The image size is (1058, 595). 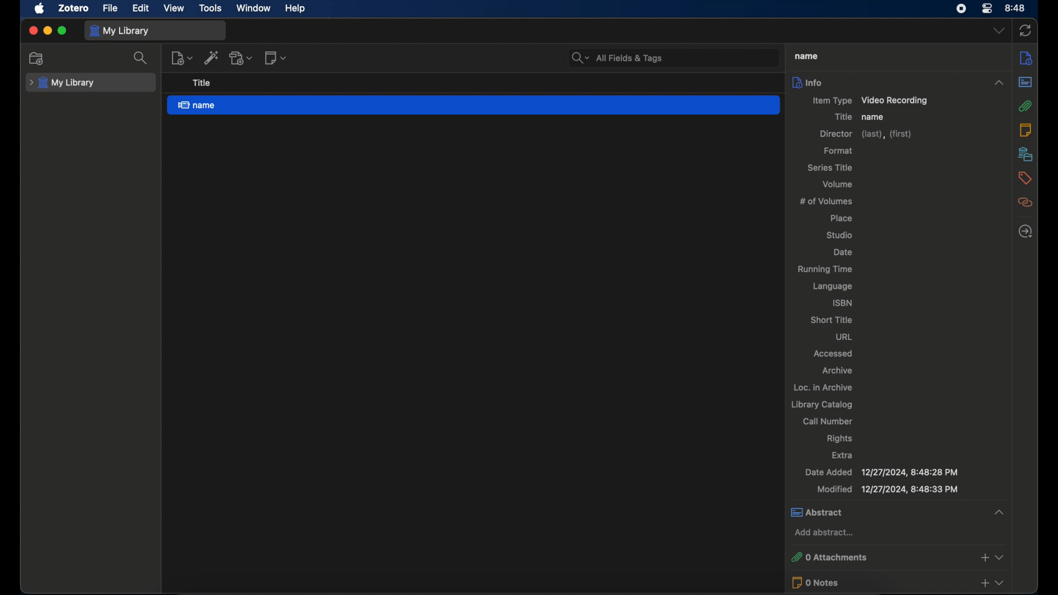 What do you see at coordinates (882, 472) in the screenshot?
I see `Date Added 12/27/2024 8:48:28 PM` at bounding box center [882, 472].